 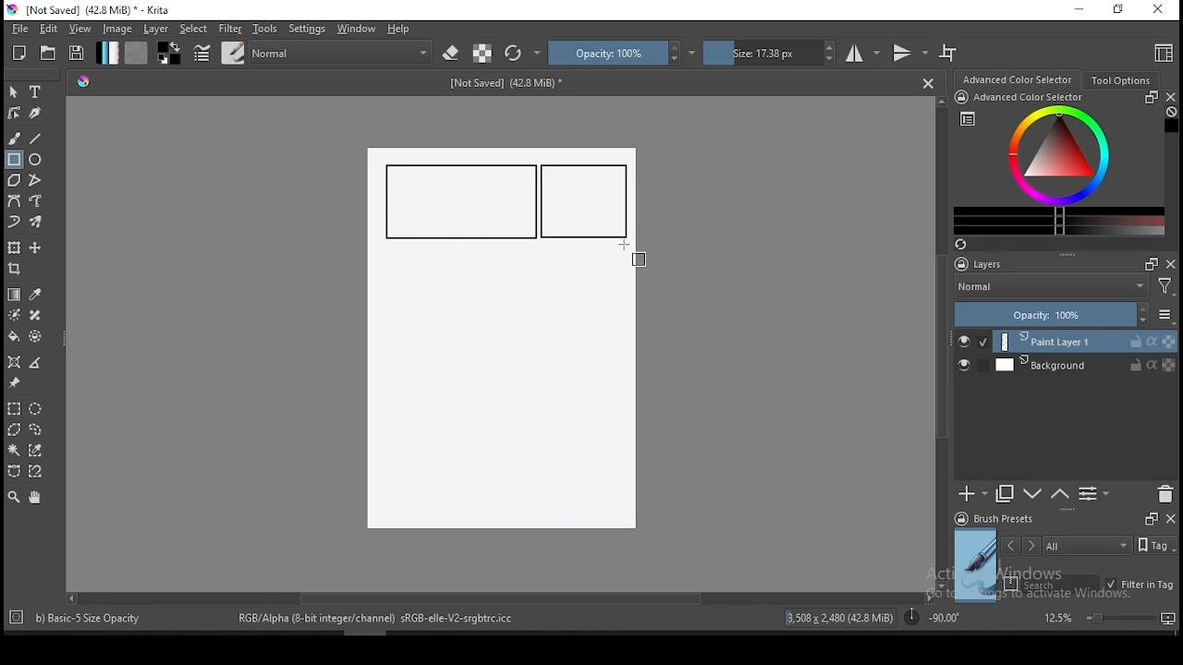 I want to click on Clear, so click(x=1171, y=114).